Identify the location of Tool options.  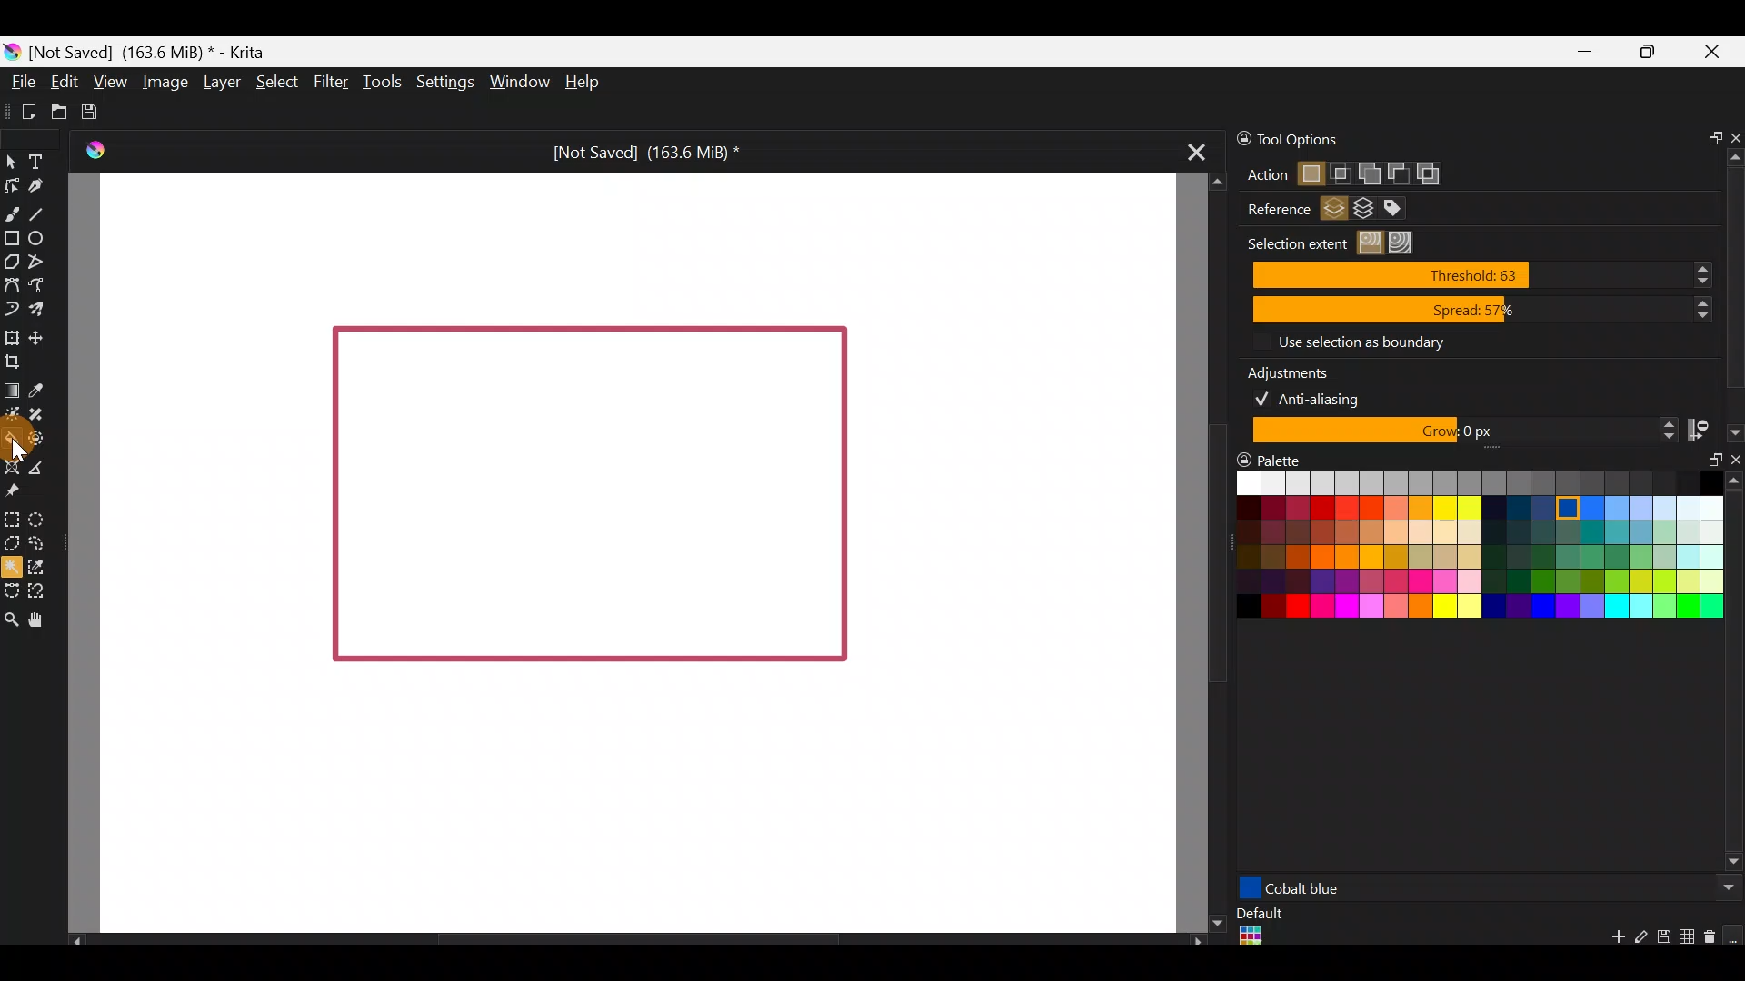
(1334, 138).